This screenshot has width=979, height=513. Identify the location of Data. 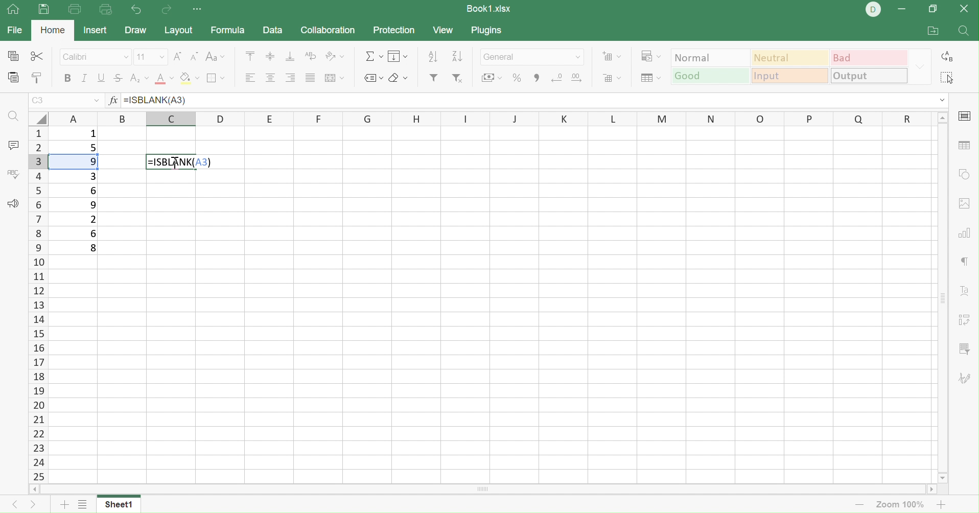
(272, 30).